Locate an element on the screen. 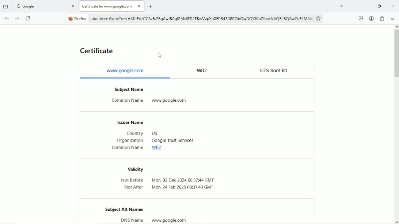  Not After is located at coordinates (133, 188).